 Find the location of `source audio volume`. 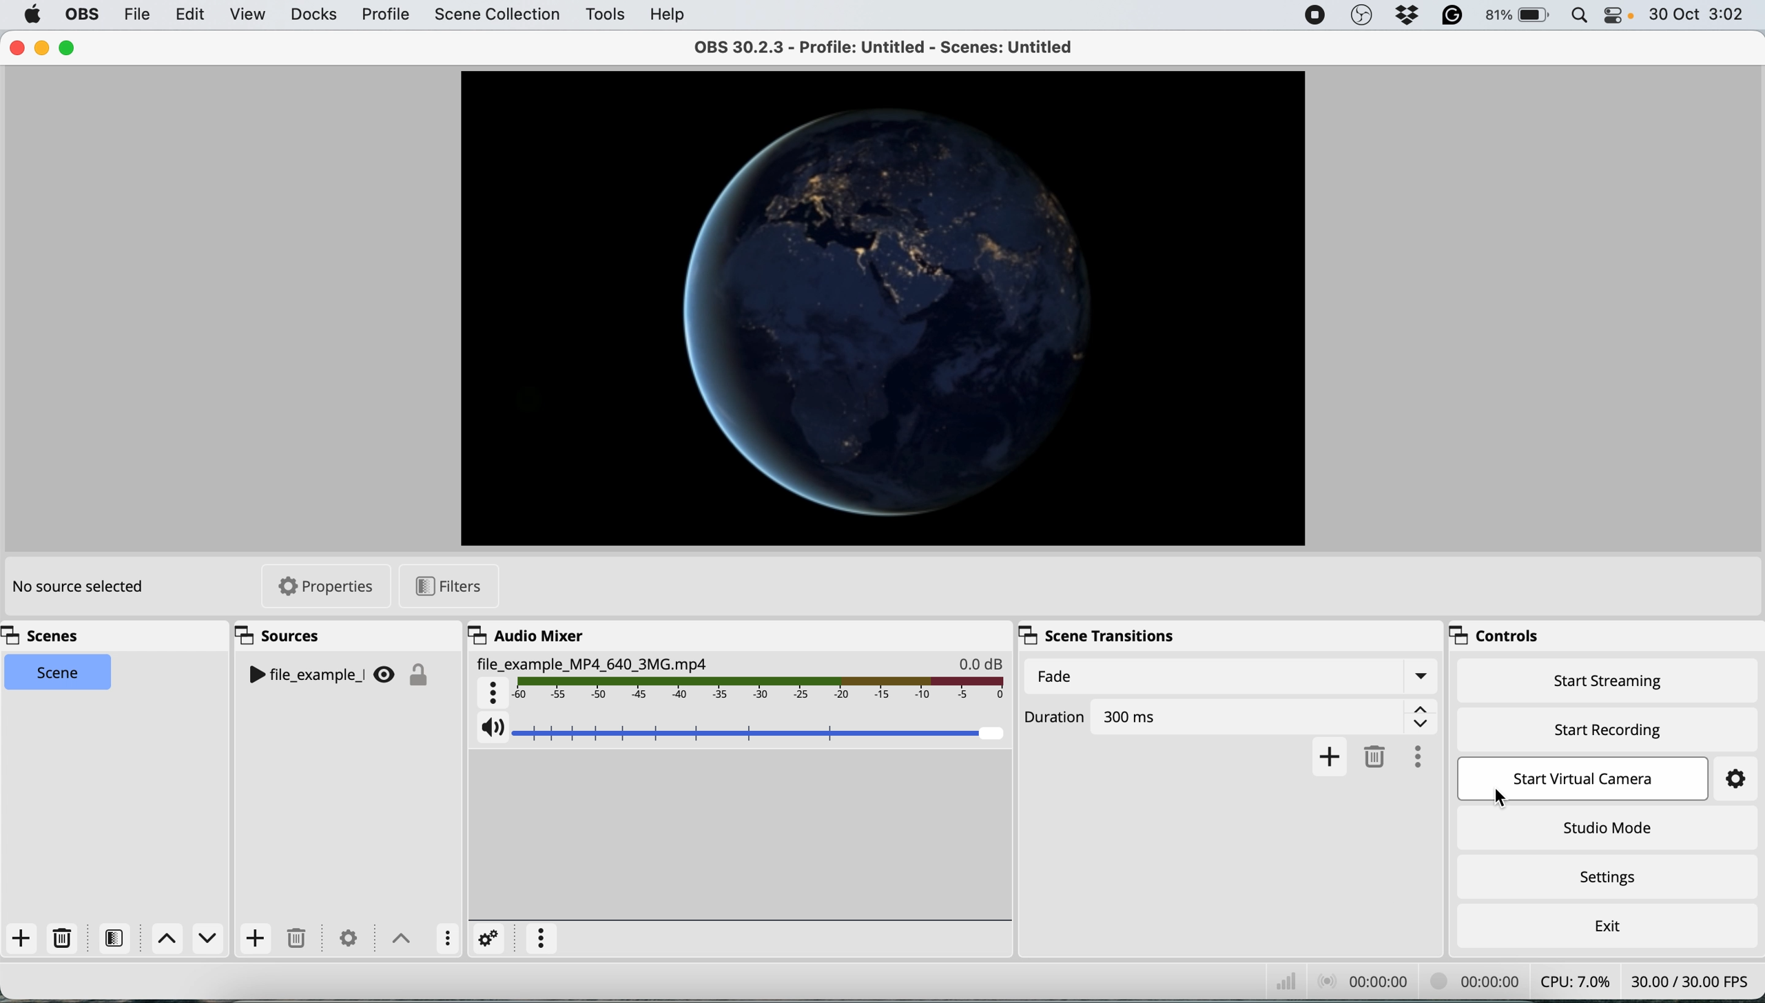

source audio volume is located at coordinates (742, 730).